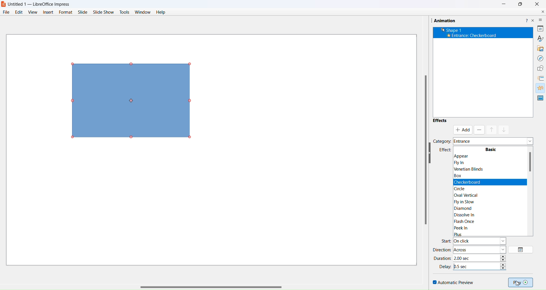 This screenshot has height=290, width=546. What do you see at coordinates (540, 29) in the screenshot?
I see `properties` at bounding box center [540, 29].